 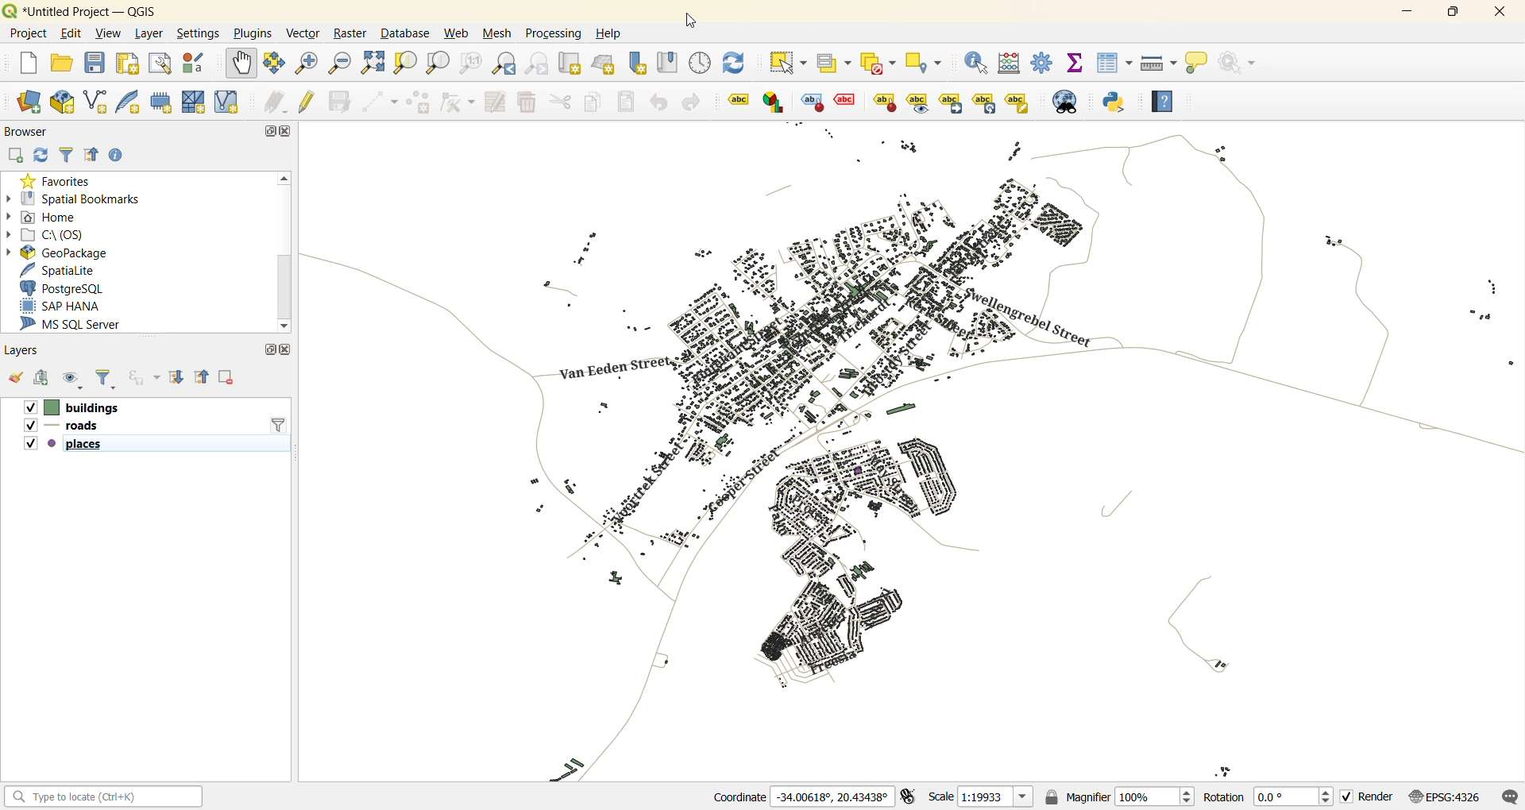 I want to click on style manager, so click(x=194, y=63).